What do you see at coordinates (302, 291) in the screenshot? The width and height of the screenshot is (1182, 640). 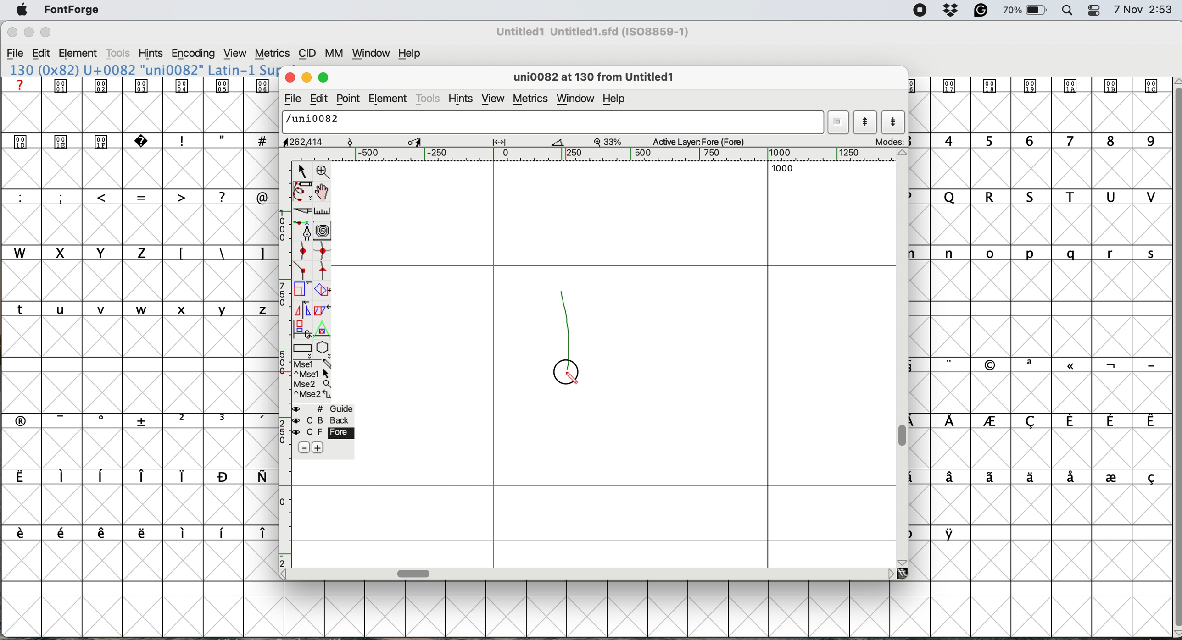 I see `scale selection` at bounding box center [302, 291].